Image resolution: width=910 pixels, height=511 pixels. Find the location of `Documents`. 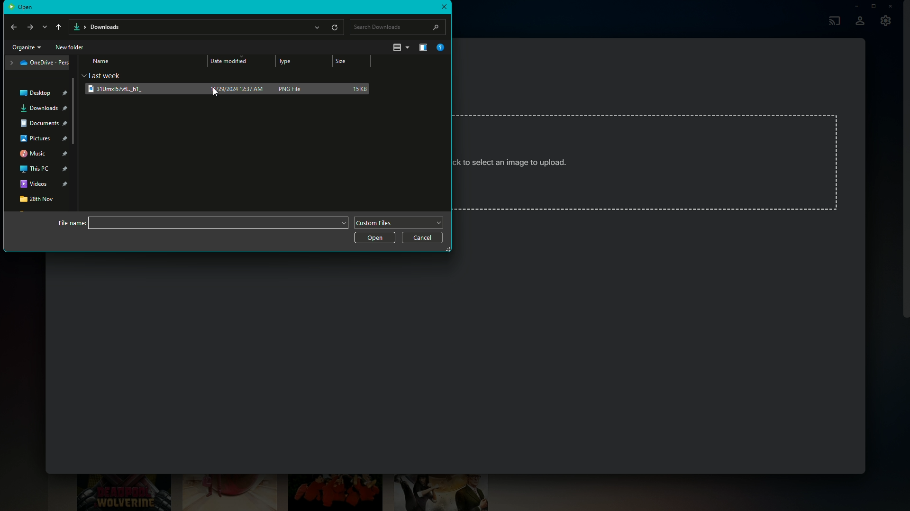

Documents is located at coordinates (45, 124).